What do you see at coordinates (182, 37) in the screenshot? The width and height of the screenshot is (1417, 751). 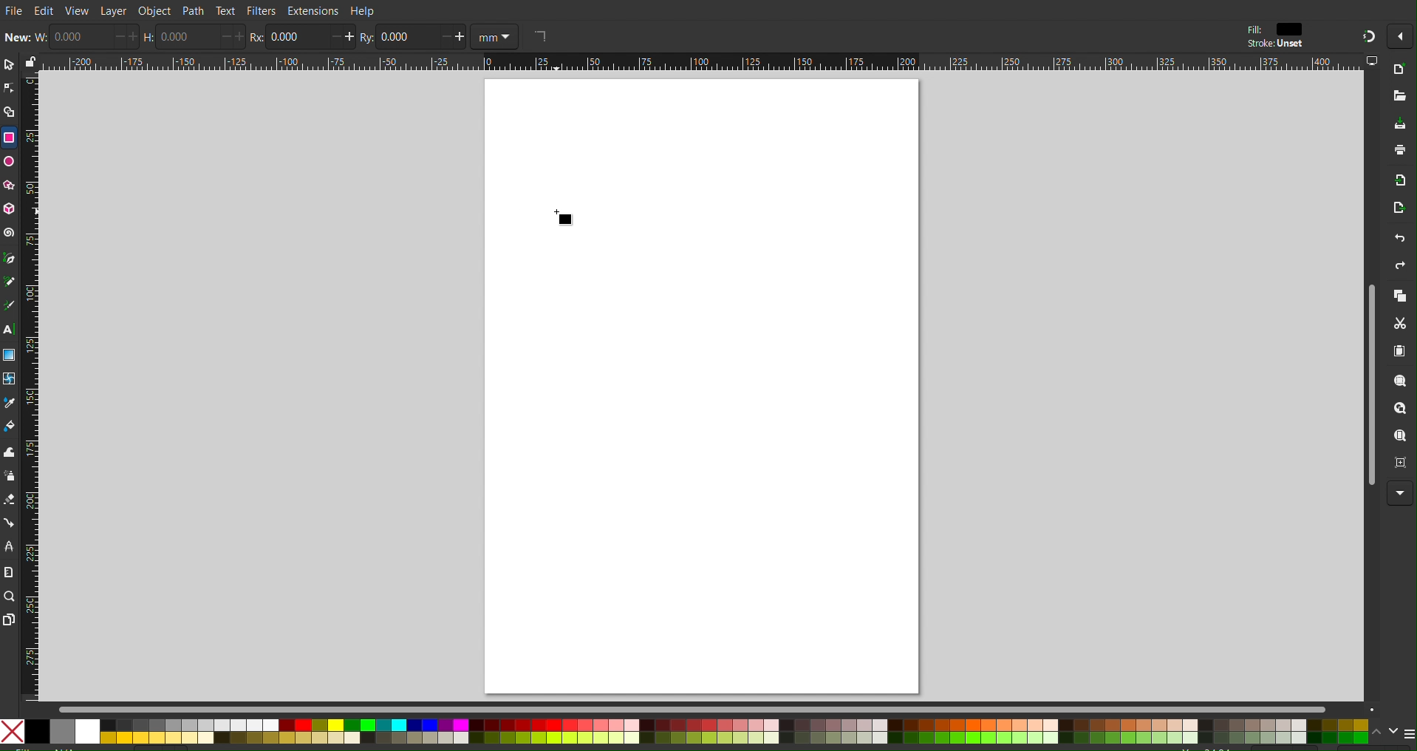 I see `0.000` at bounding box center [182, 37].